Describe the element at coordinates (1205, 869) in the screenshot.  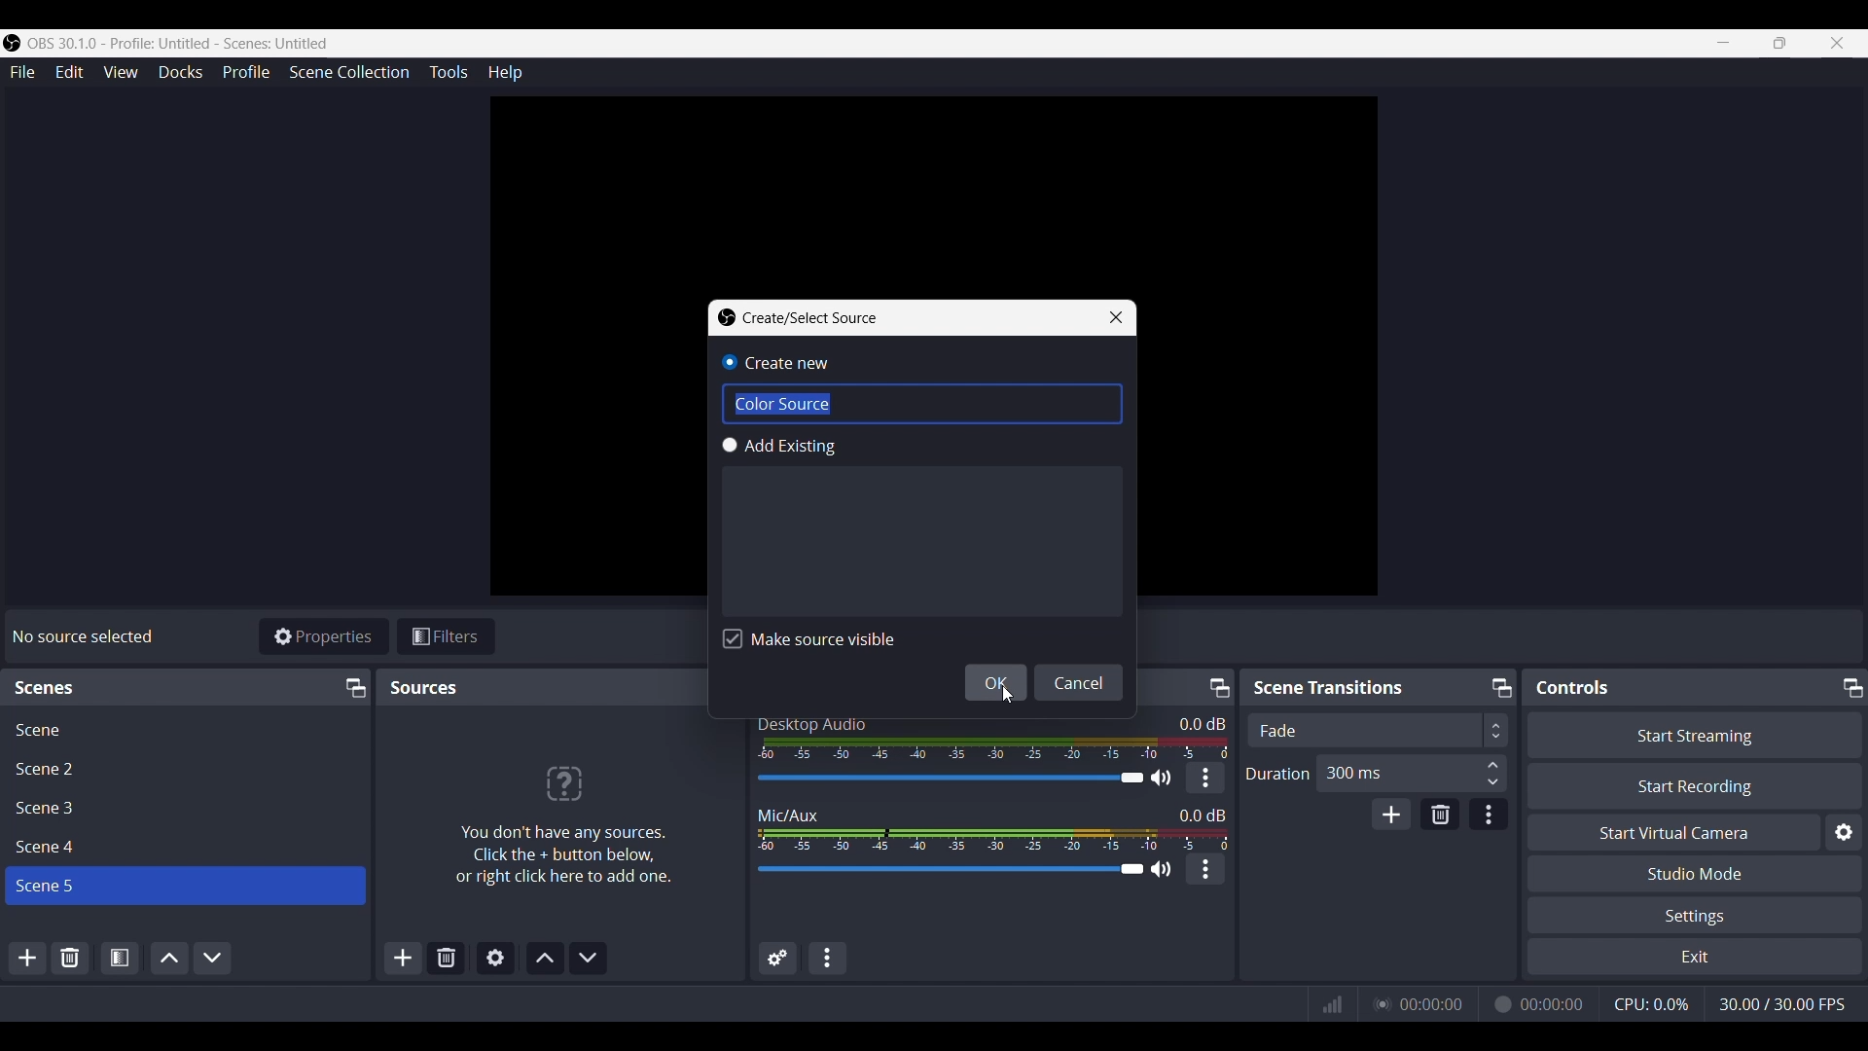
I see `More` at that location.